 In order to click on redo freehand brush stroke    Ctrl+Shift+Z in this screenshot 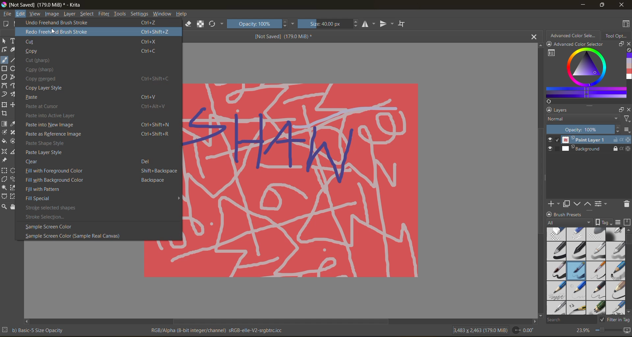, I will do `click(97, 31)`.